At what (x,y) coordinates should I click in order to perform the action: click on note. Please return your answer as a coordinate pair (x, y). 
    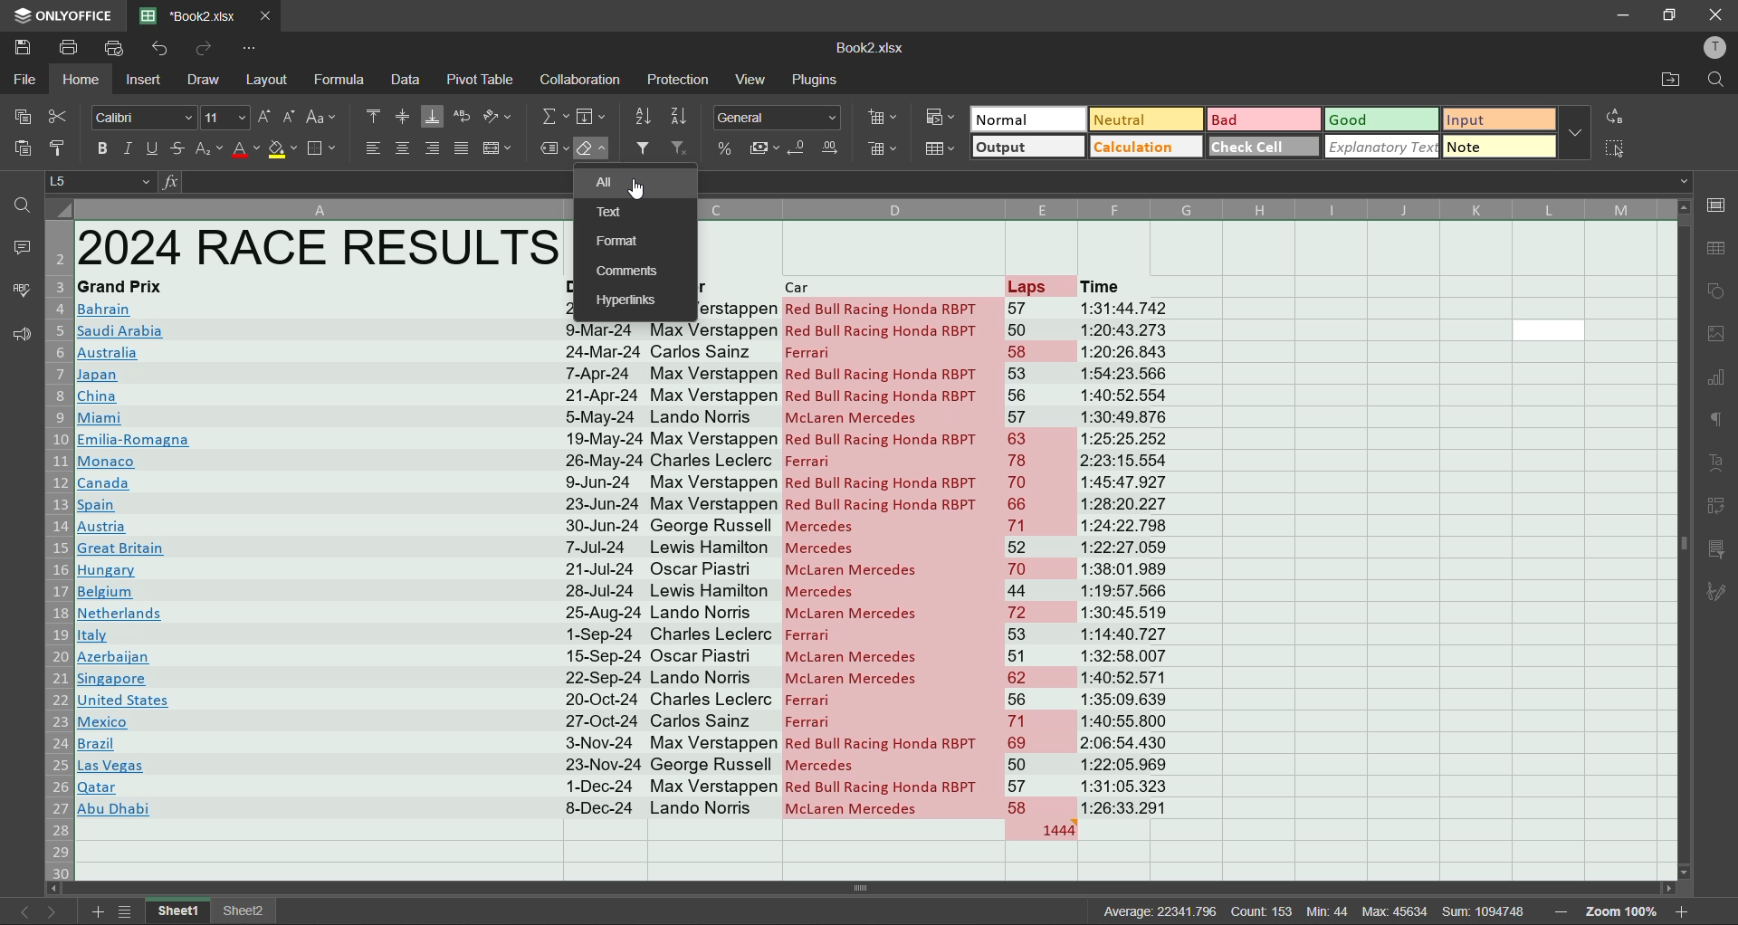
    Looking at the image, I should click on (1500, 146).